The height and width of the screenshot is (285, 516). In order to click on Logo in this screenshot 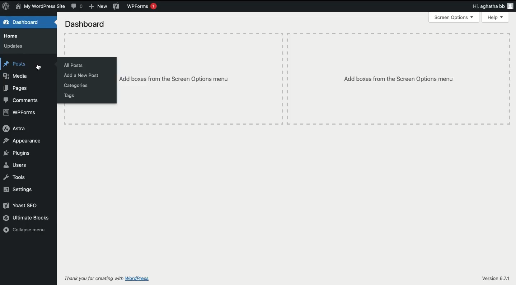, I will do `click(6, 6)`.